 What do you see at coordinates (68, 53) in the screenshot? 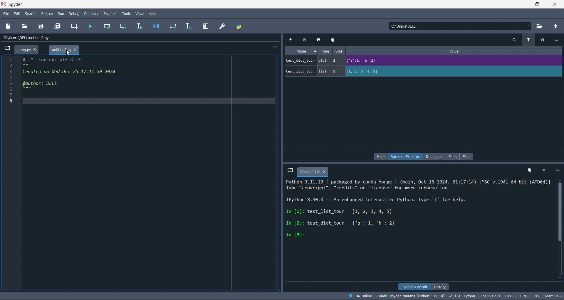
I see `Cursor` at bounding box center [68, 53].